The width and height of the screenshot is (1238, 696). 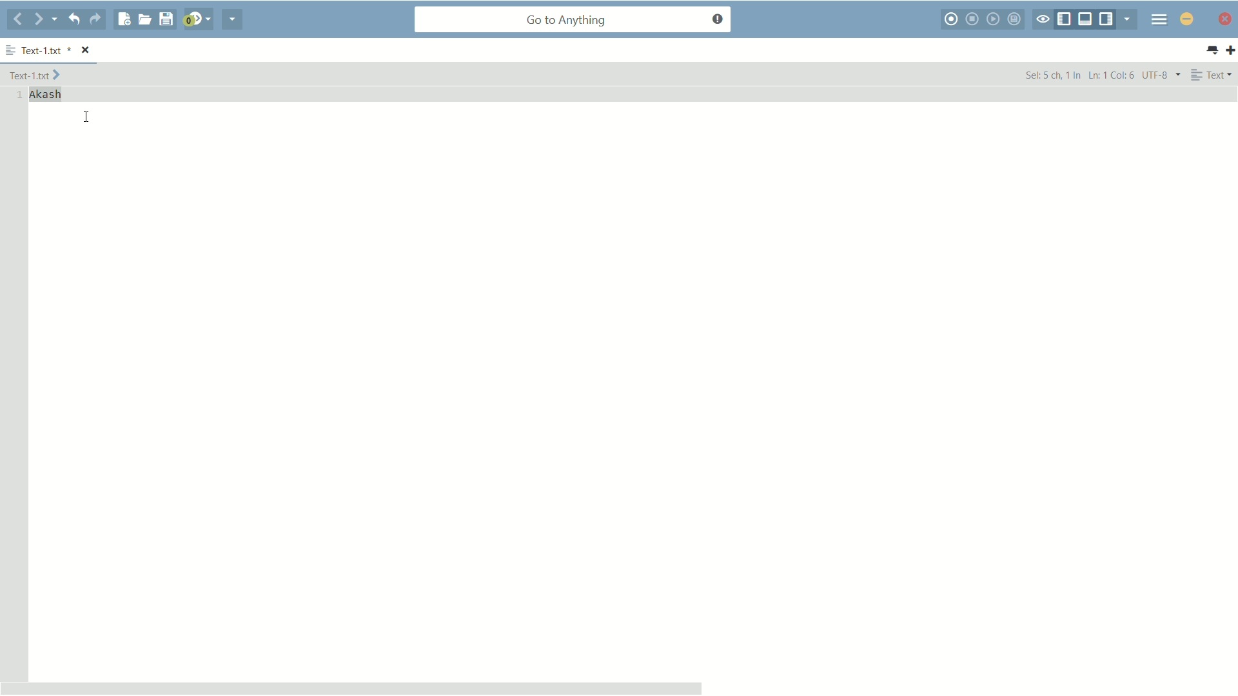 I want to click on hide/show right panel, so click(x=1108, y=19).